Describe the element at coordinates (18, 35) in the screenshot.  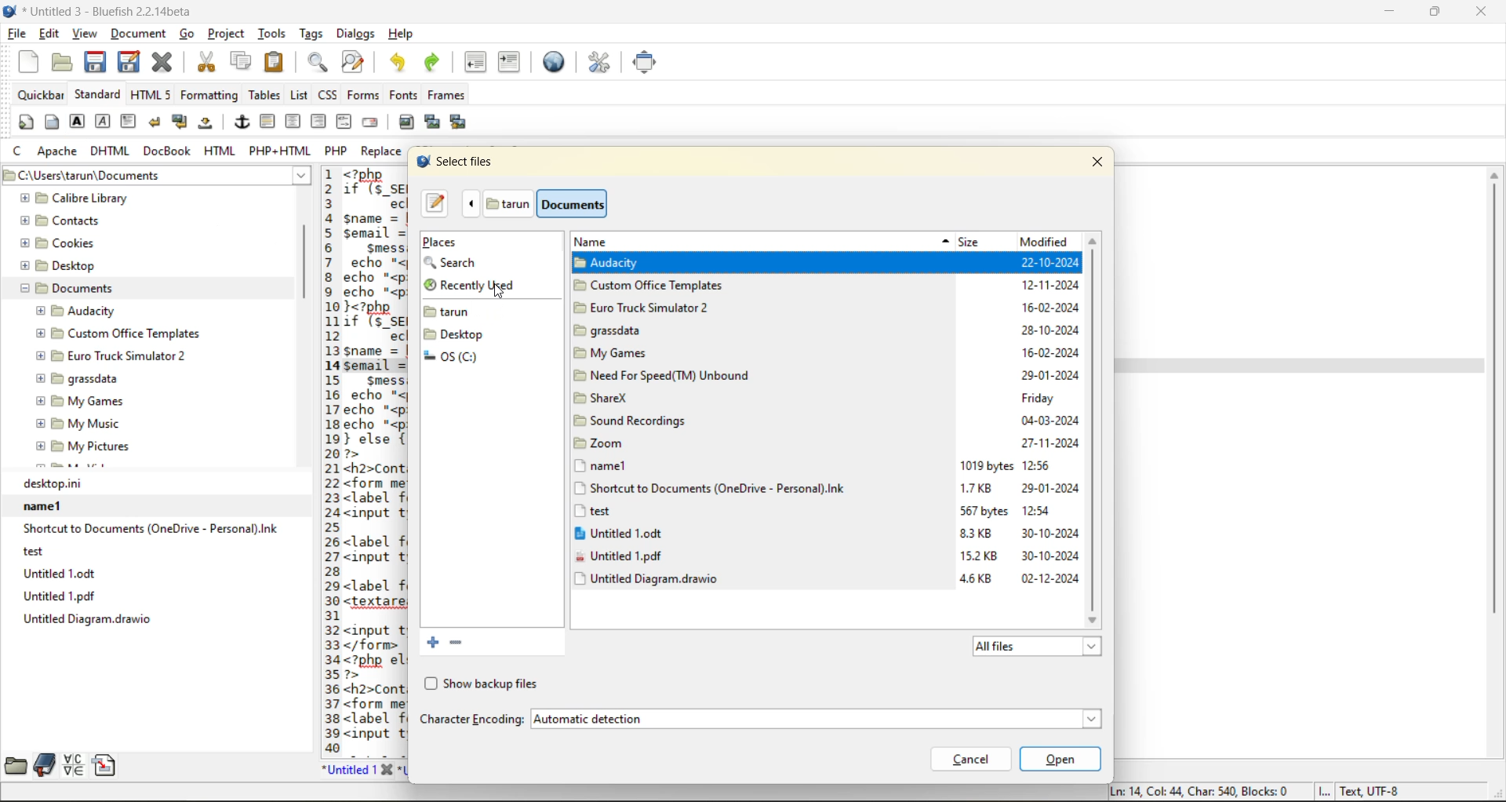
I see `file` at that location.